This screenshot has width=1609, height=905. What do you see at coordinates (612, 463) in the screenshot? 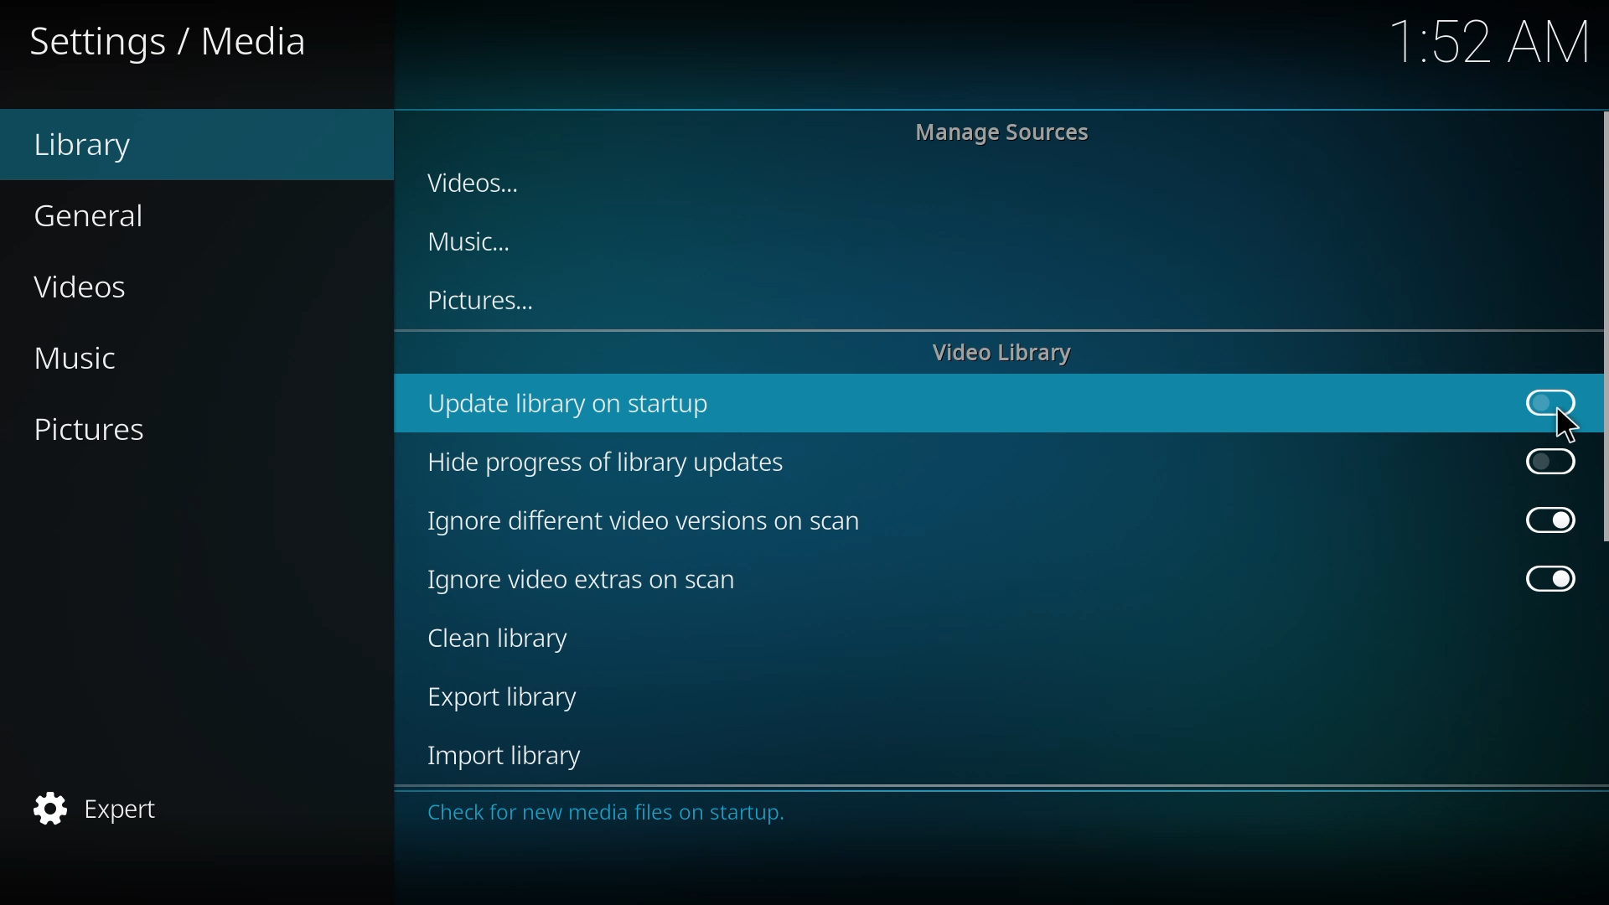
I see `hide progress of library updates` at bounding box center [612, 463].